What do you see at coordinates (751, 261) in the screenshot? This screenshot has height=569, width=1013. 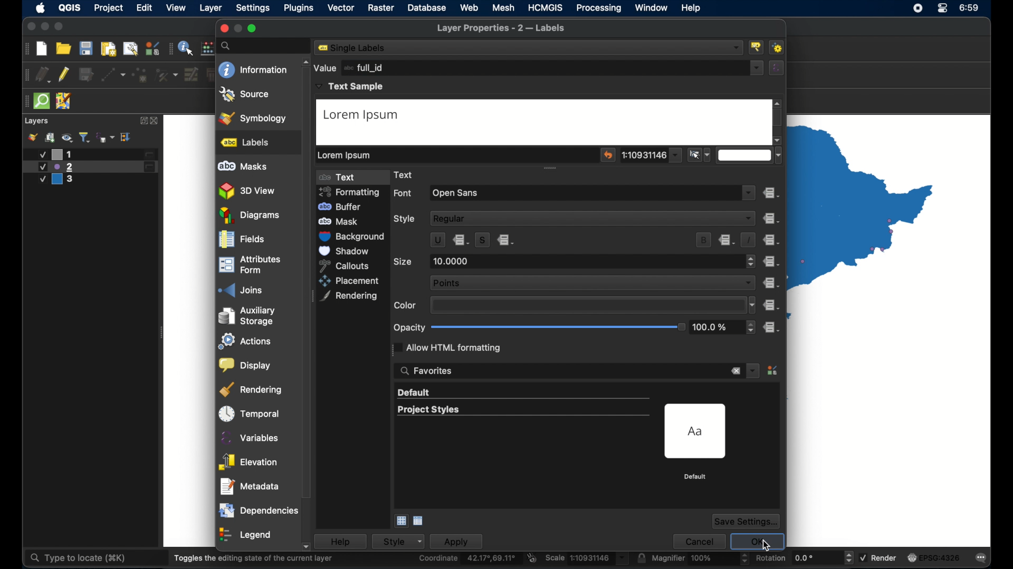 I see `stepper buttons` at bounding box center [751, 261].